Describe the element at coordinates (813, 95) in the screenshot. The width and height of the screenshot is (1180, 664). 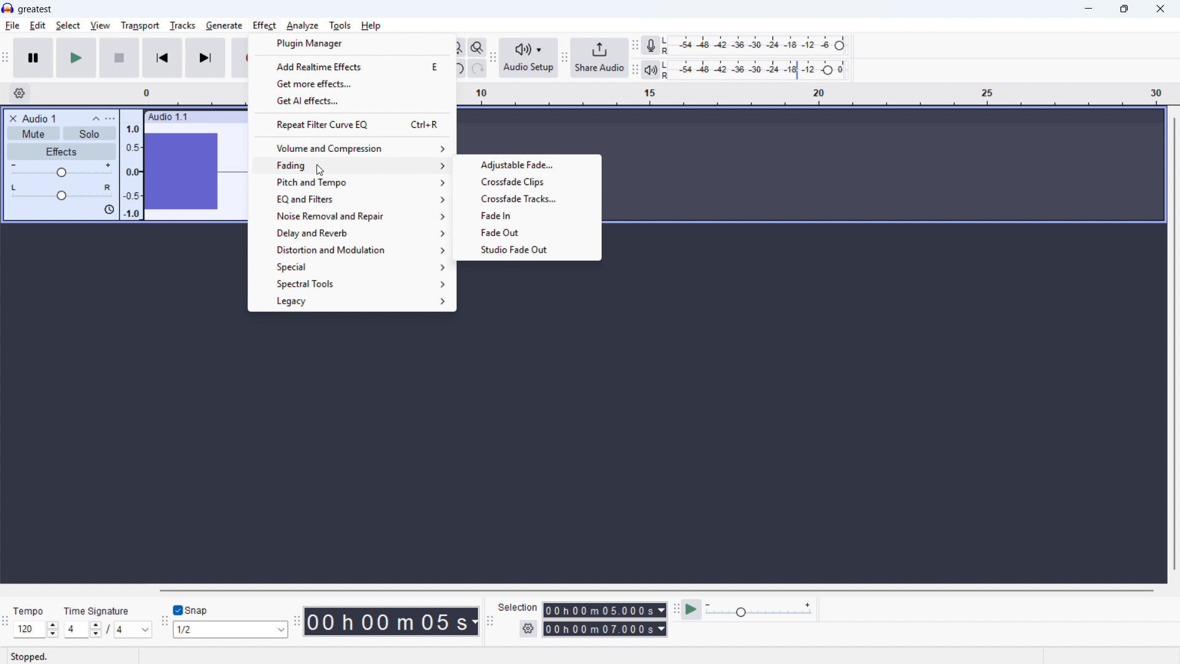
I see `Timeline ` at that location.